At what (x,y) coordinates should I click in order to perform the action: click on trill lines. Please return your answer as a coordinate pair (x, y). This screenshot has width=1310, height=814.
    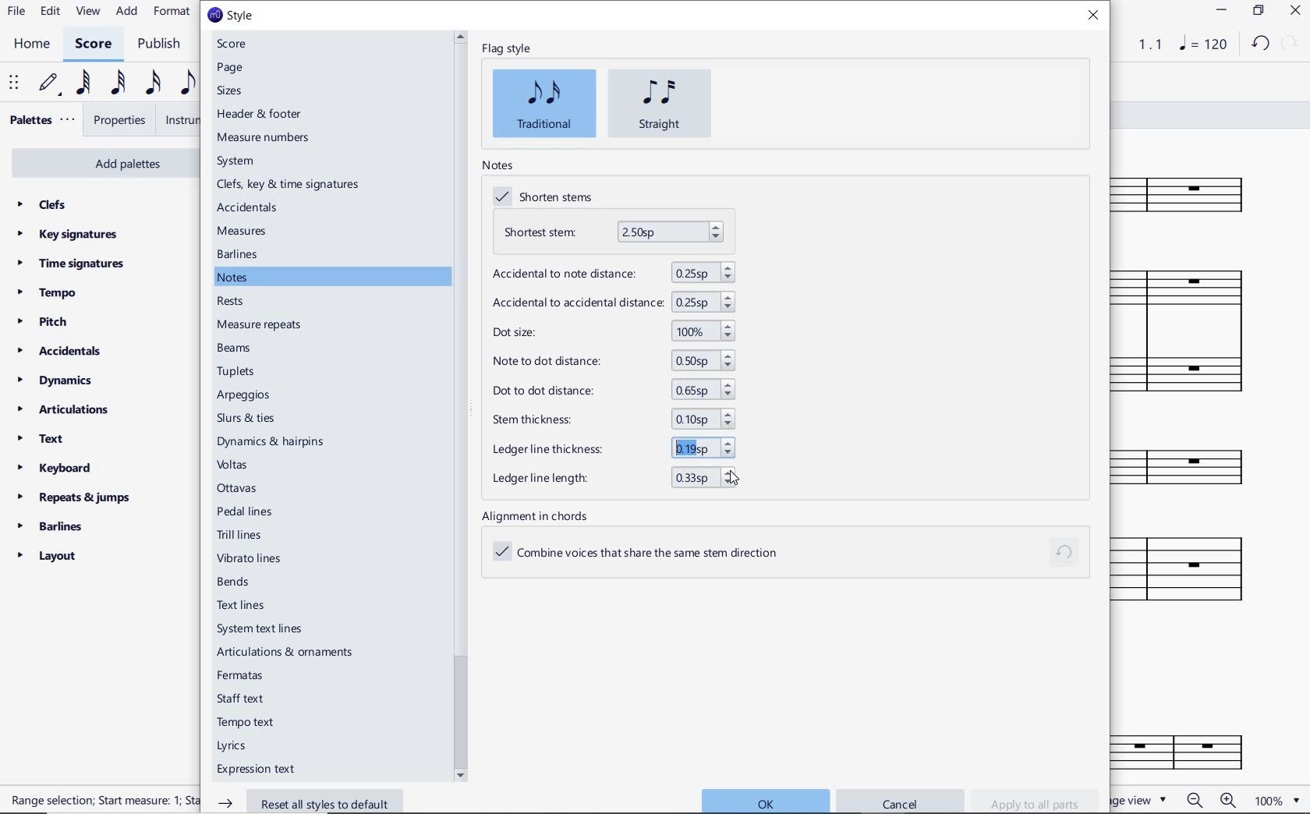
    Looking at the image, I should click on (253, 534).